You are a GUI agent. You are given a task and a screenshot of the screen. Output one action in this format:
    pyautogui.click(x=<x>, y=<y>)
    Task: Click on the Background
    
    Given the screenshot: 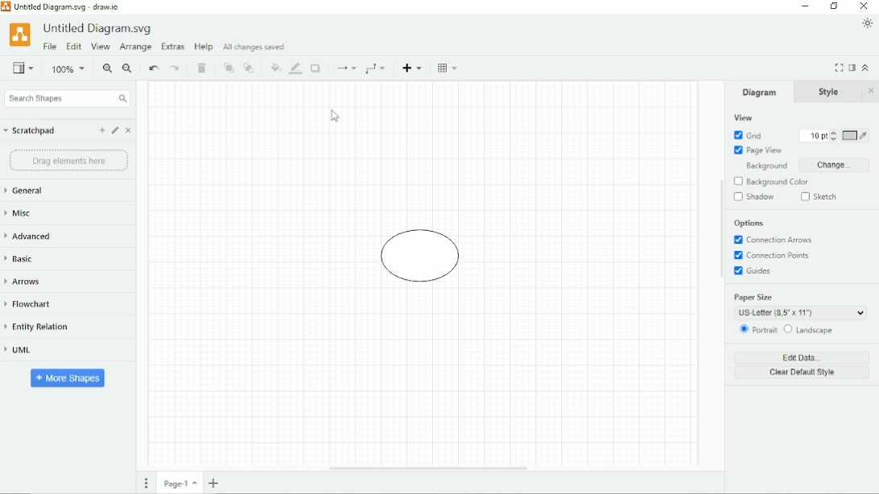 What is the action you would take?
    pyautogui.click(x=766, y=166)
    